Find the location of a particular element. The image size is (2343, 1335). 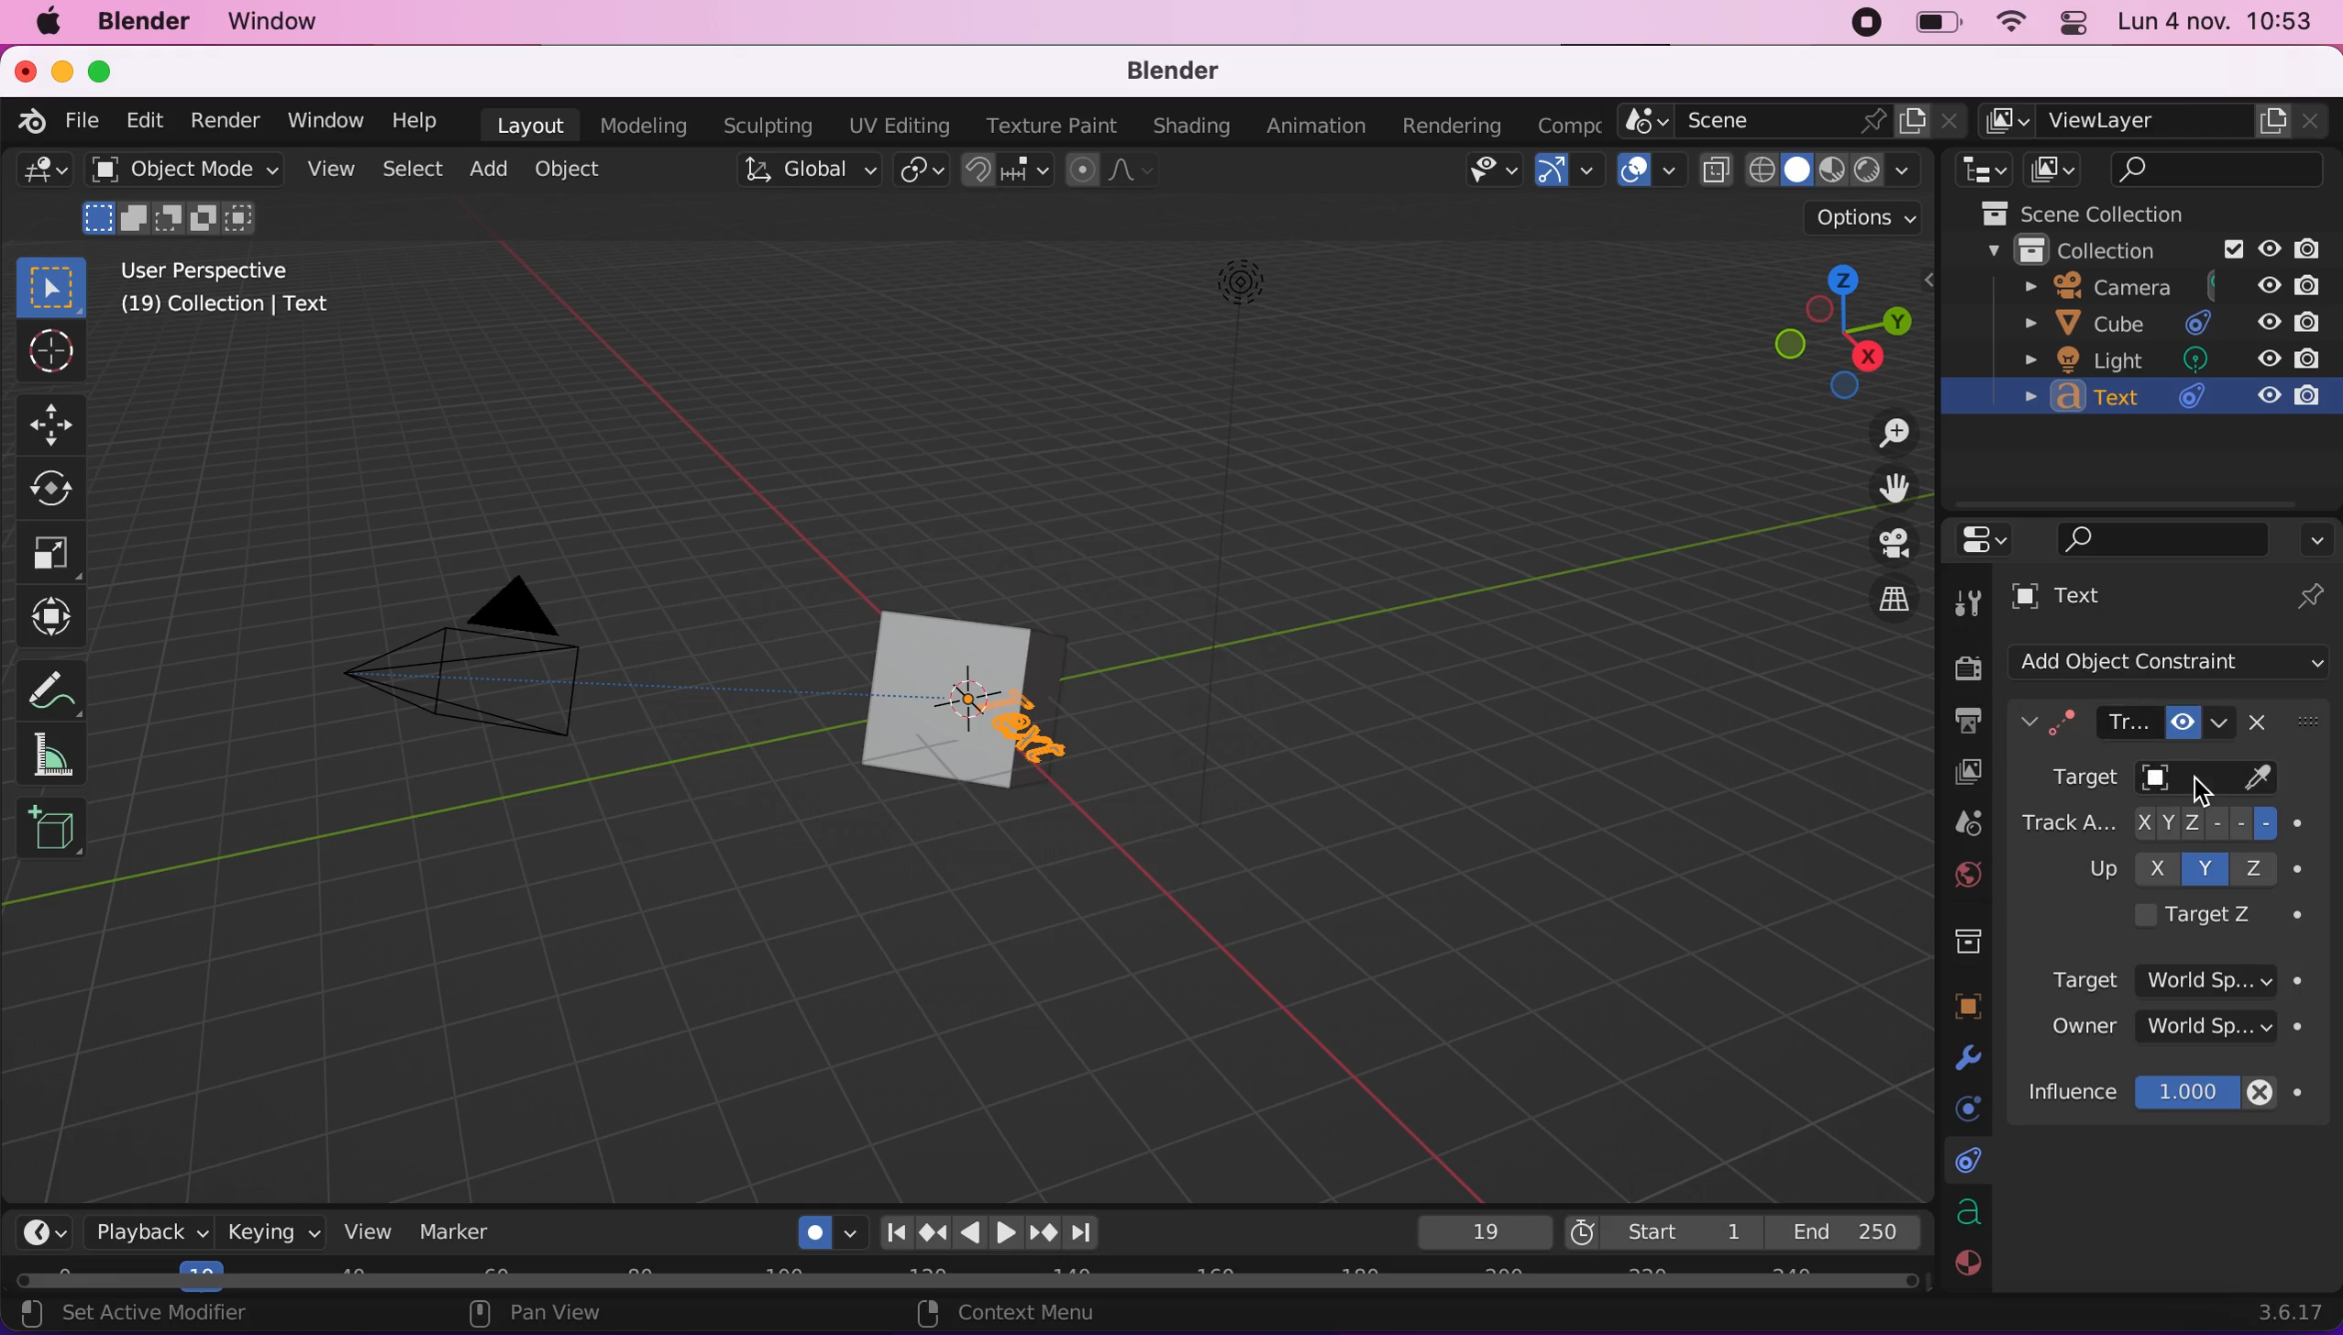

editor type is located at coordinates (1982, 171).